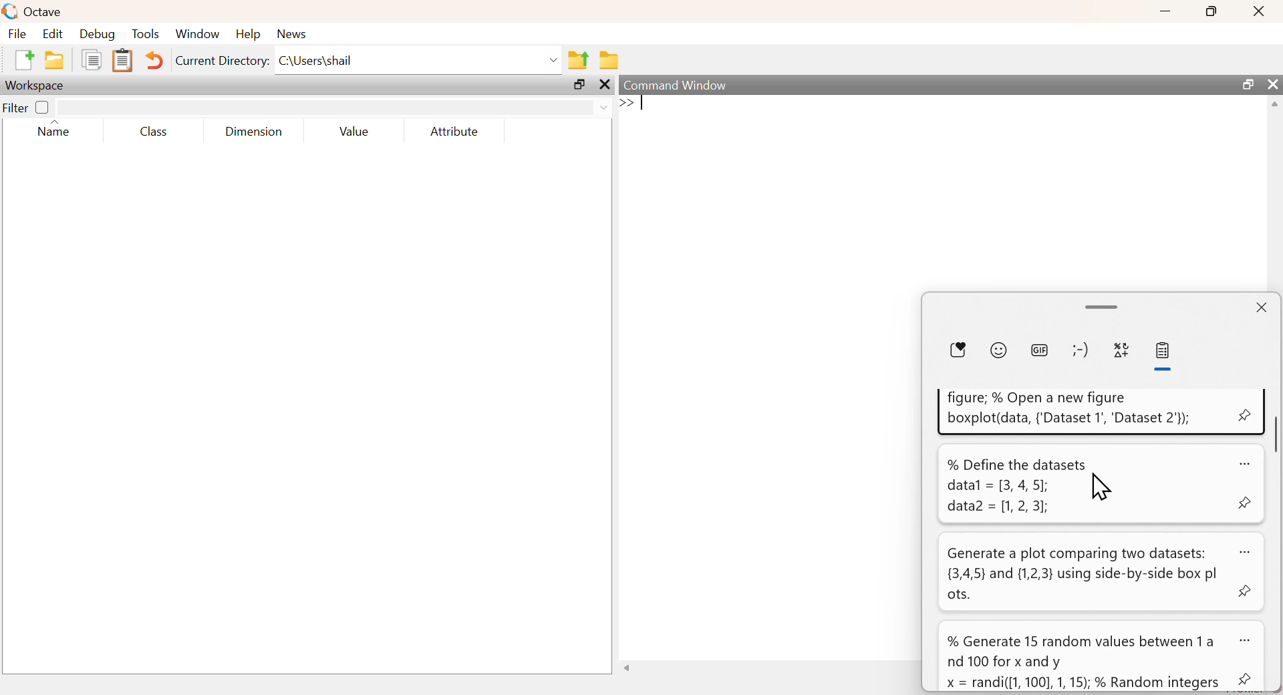 This screenshot has height=695, width=1283. Describe the element at coordinates (146, 33) in the screenshot. I see `Tools` at that location.